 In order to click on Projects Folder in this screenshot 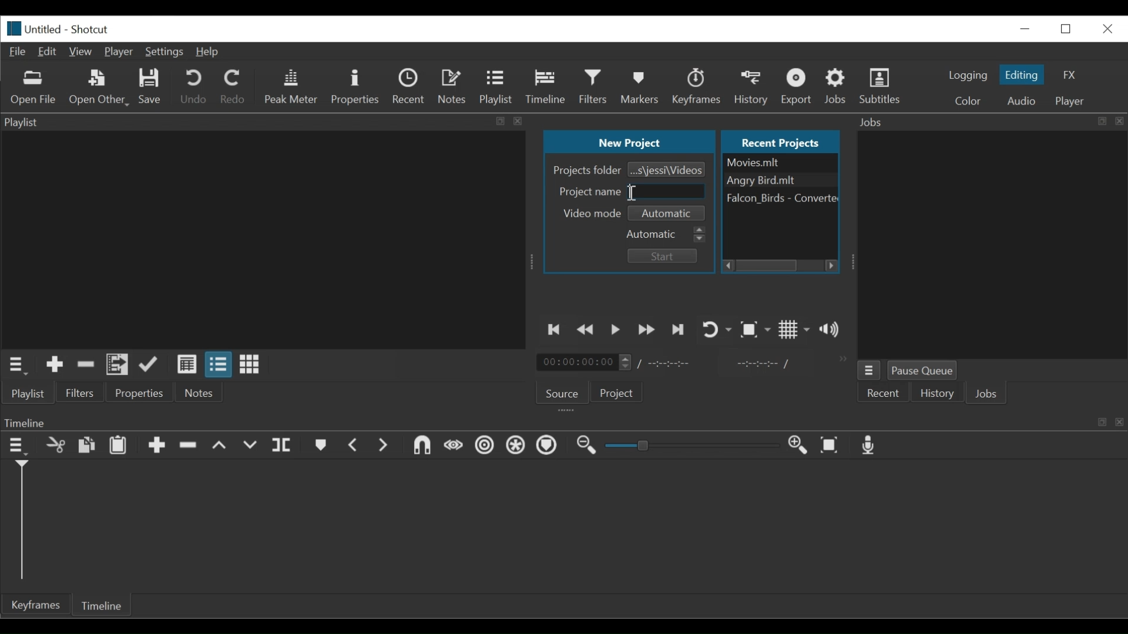, I will do `click(587, 171)`.